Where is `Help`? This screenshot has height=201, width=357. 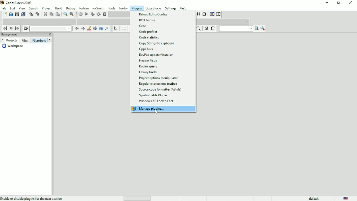
Help is located at coordinates (183, 8).